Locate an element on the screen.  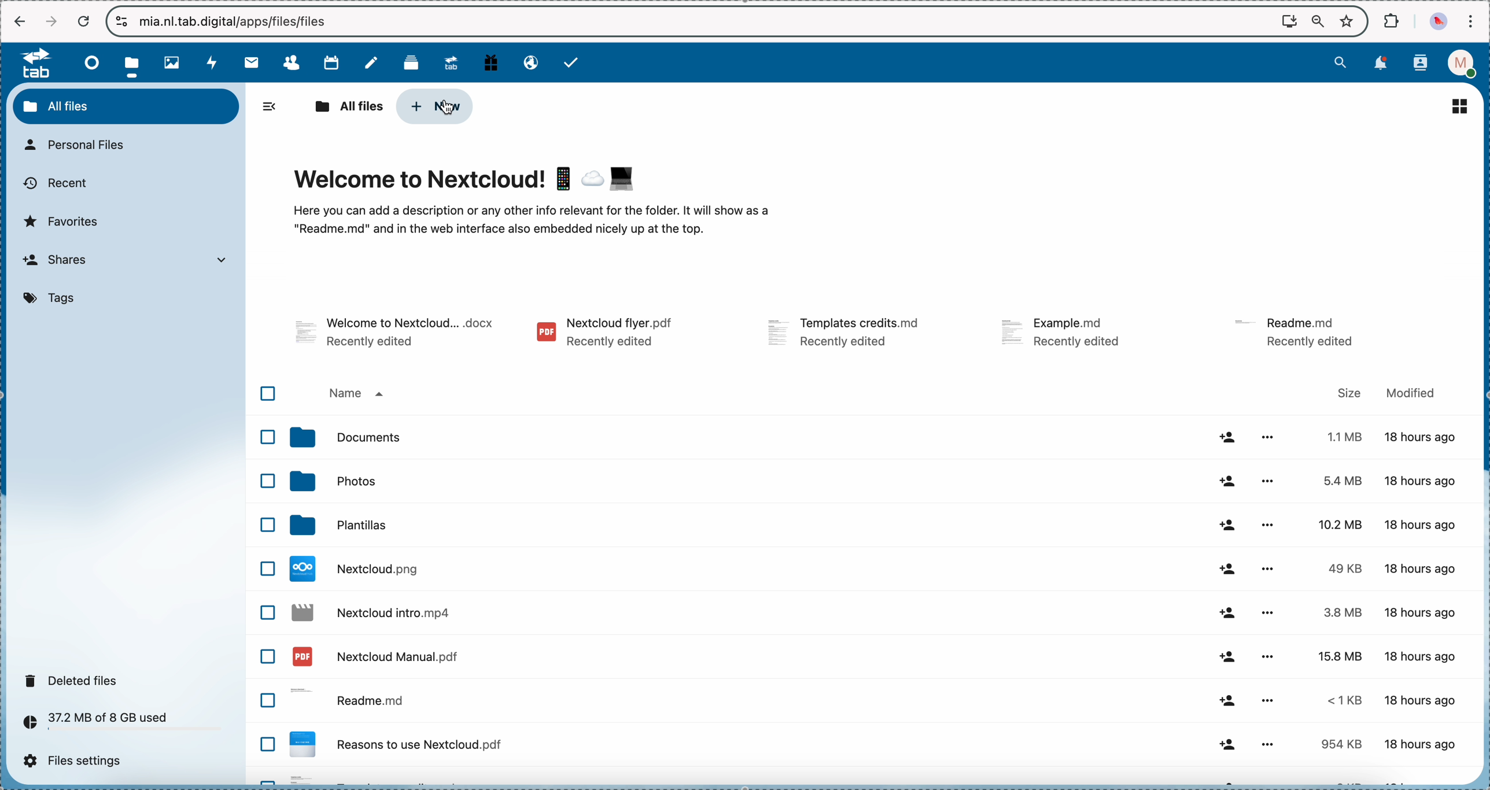
controls is located at coordinates (123, 21).